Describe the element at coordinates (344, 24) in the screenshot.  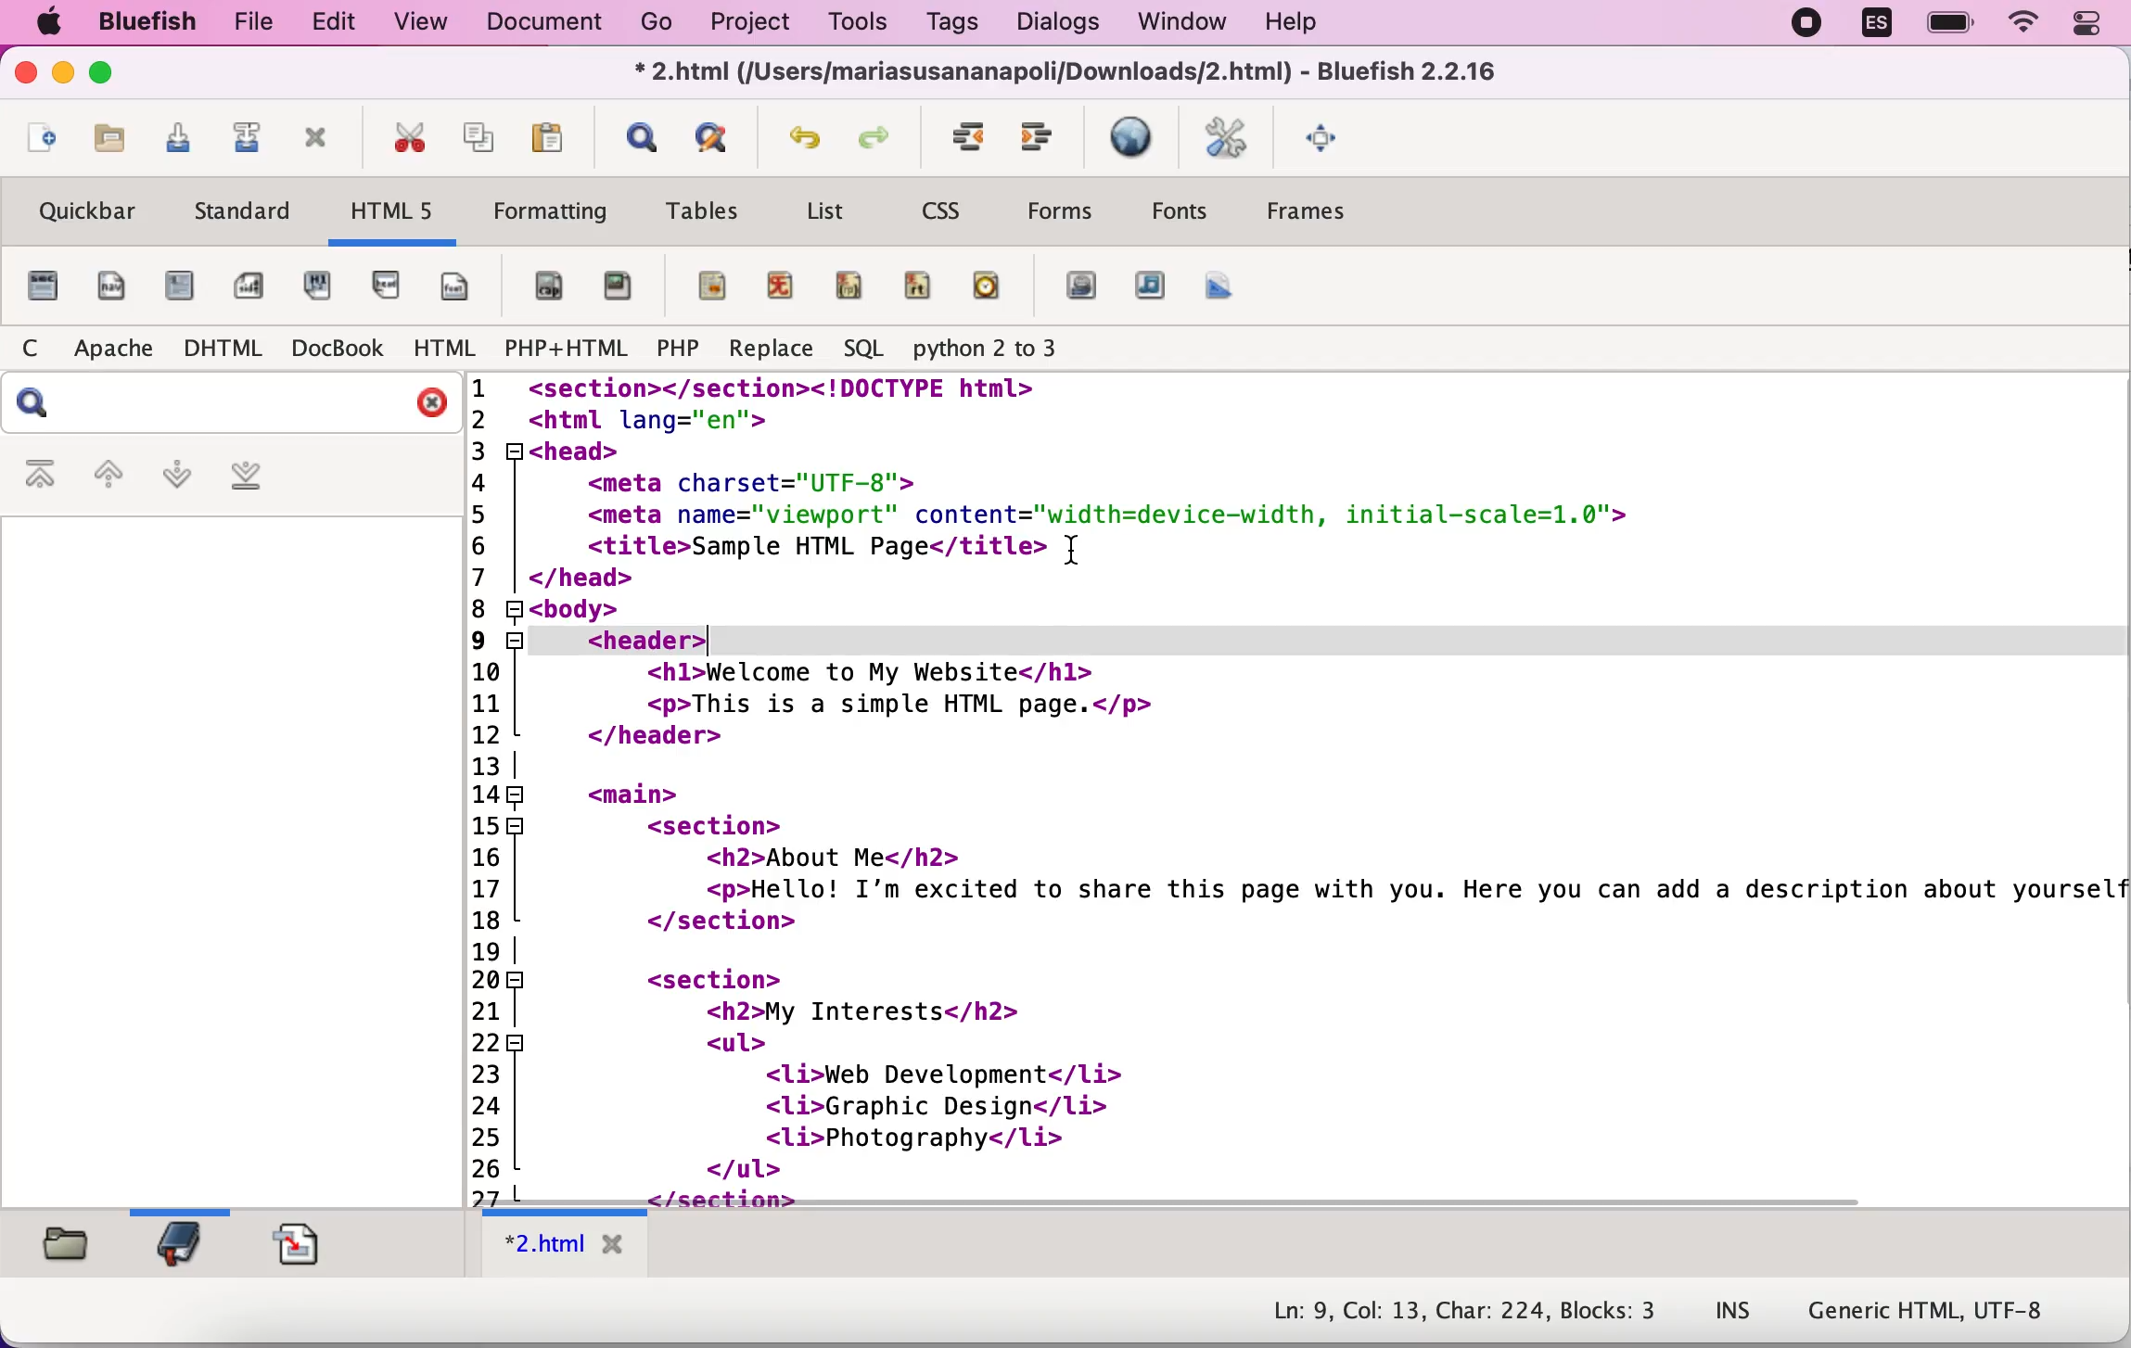
I see `edit` at that location.